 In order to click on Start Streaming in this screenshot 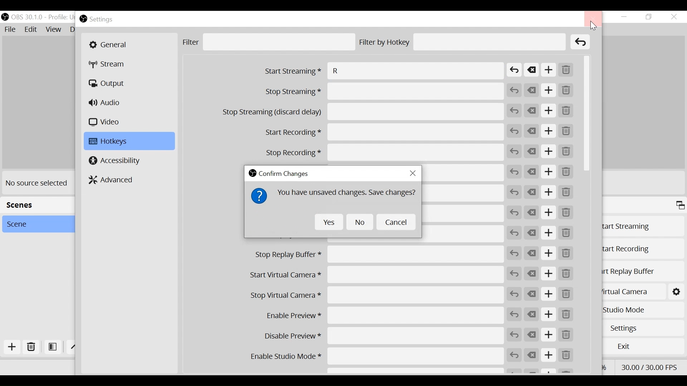, I will do `click(383, 70)`.